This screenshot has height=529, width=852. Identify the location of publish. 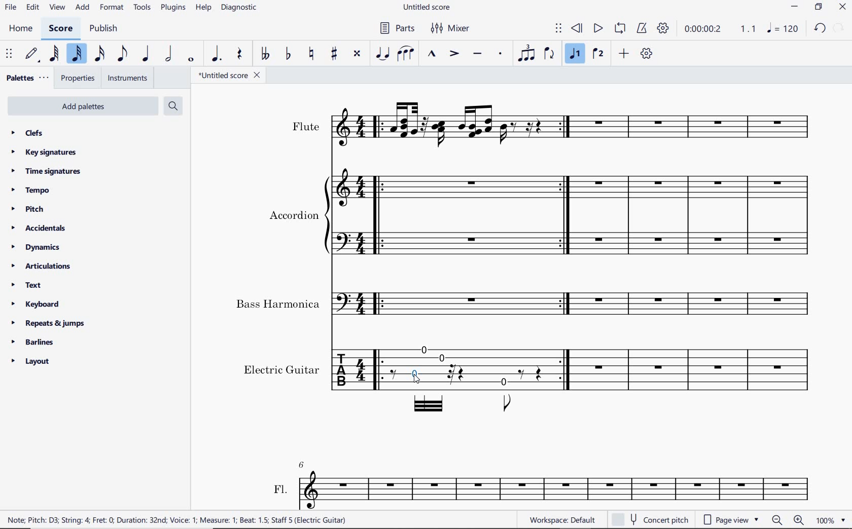
(103, 28).